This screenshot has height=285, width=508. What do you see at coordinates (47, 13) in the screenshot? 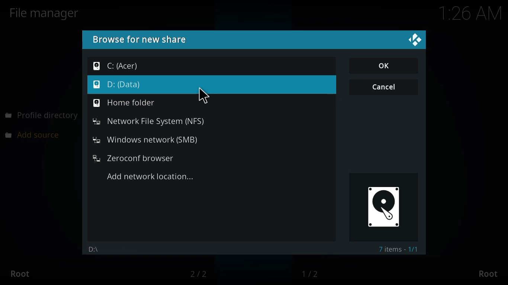
I see `file manager` at bounding box center [47, 13].